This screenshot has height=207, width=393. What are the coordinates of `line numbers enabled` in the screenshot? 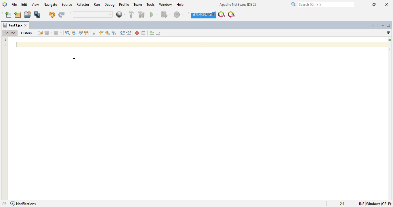 It's located at (5, 42).